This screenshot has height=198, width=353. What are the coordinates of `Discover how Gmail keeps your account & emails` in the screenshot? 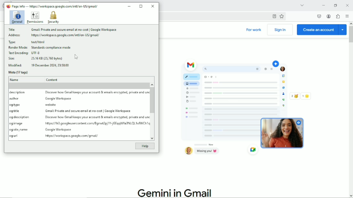 It's located at (96, 93).